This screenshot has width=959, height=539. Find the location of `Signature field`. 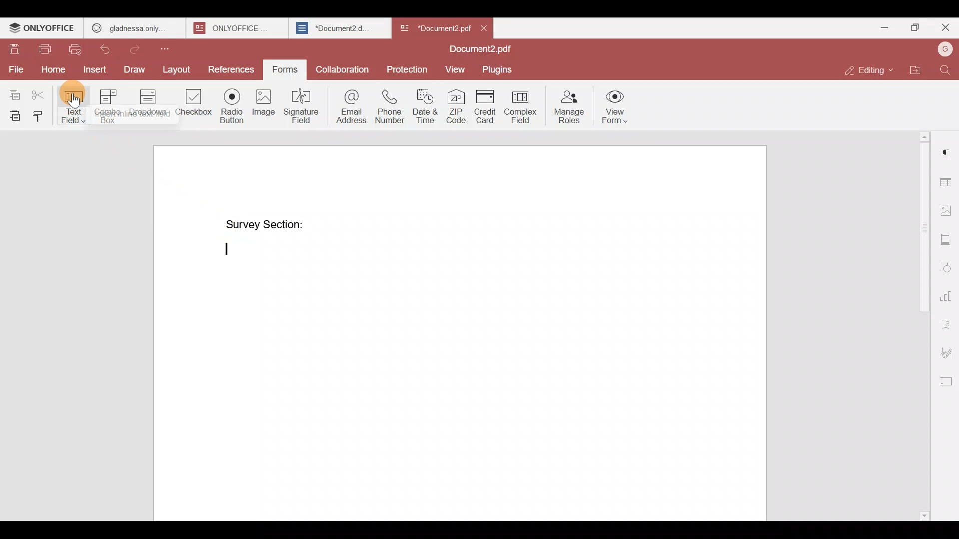

Signature field is located at coordinates (304, 105).